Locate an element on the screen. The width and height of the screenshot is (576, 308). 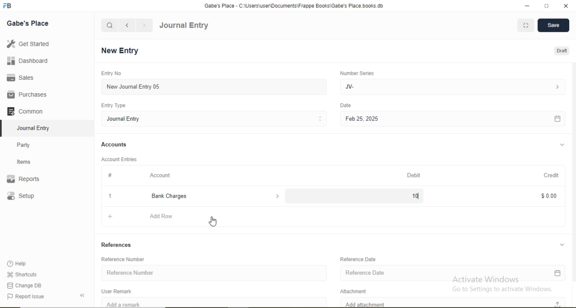
collapse/expand is located at coordinates (562, 244).